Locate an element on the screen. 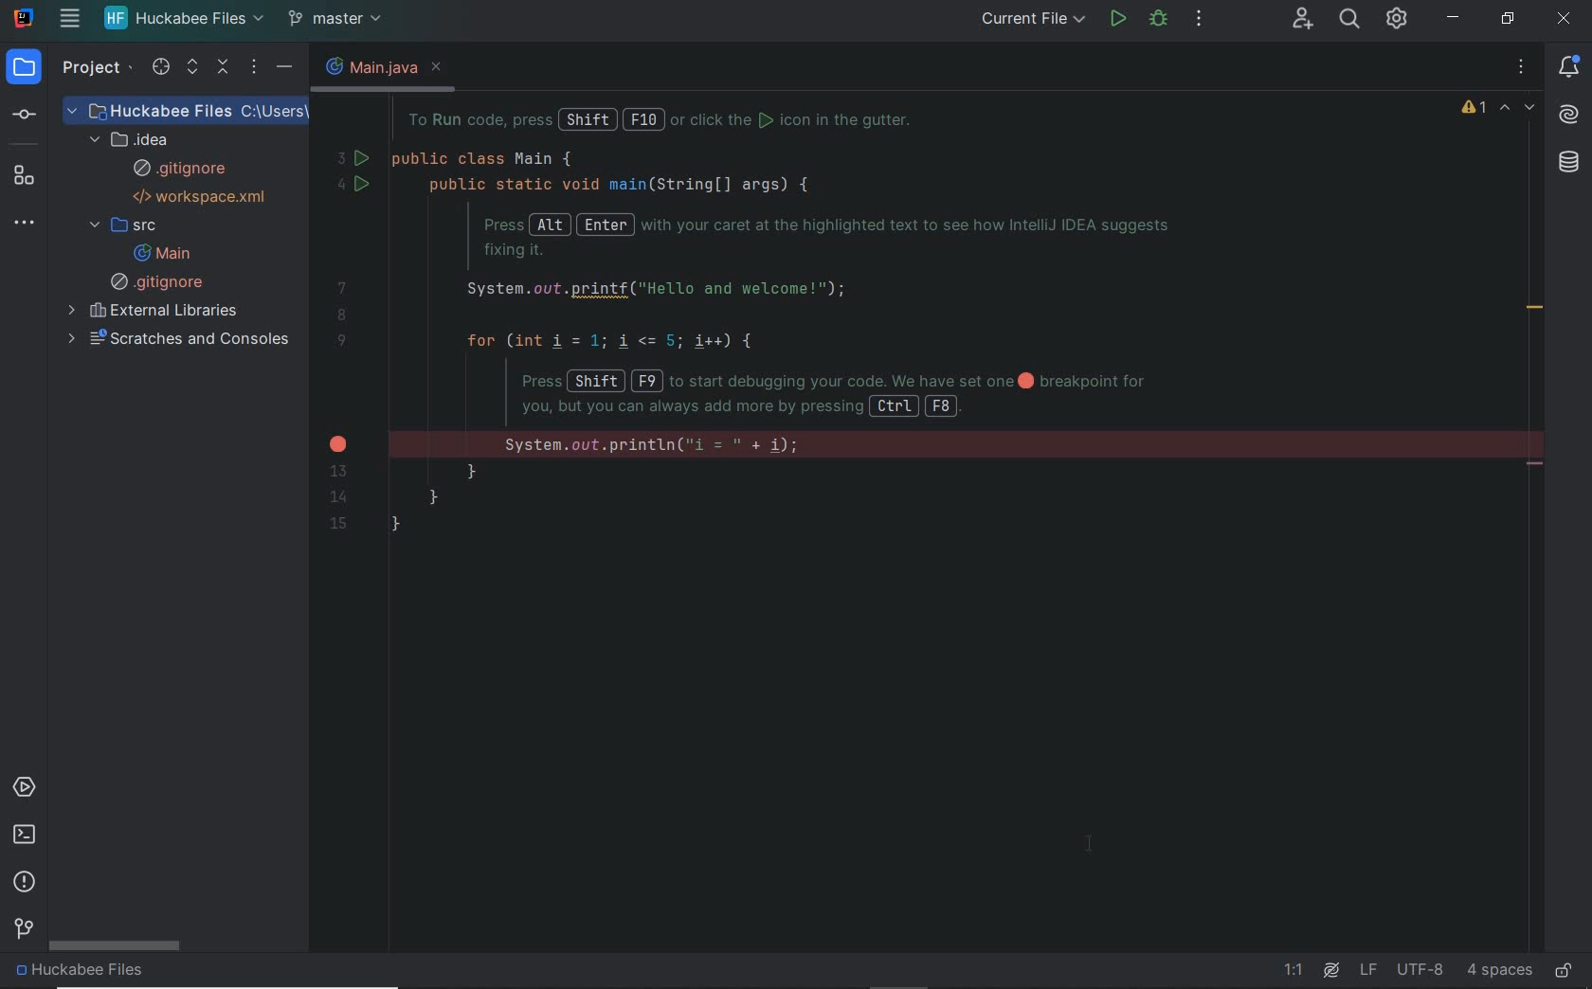  system name is located at coordinates (23, 18).